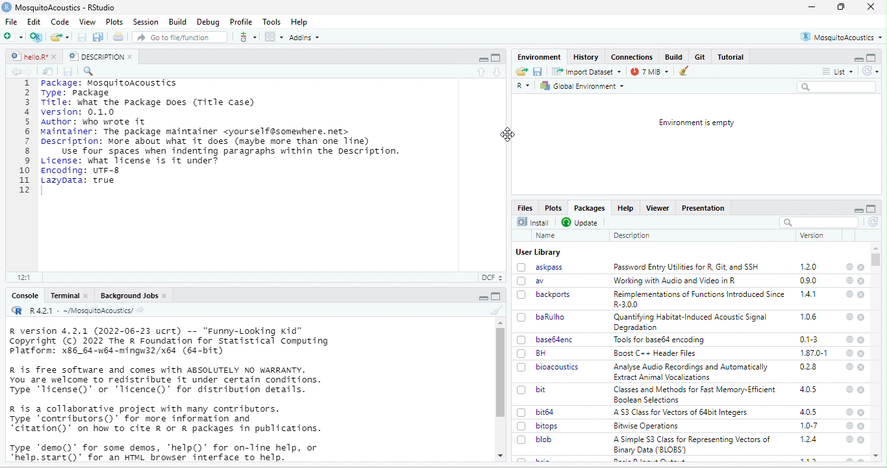 The width and height of the screenshot is (887, 468). I want to click on help, so click(849, 413).